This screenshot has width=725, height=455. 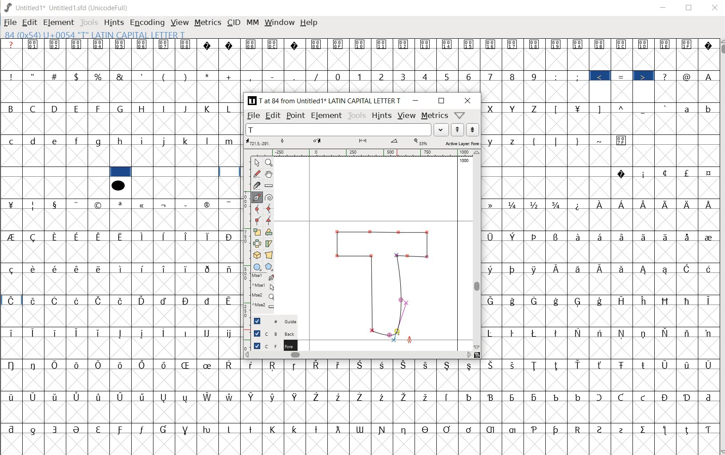 What do you see at coordinates (513, 428) in the screenshot?
I see `` at bounding box center [513, 428].